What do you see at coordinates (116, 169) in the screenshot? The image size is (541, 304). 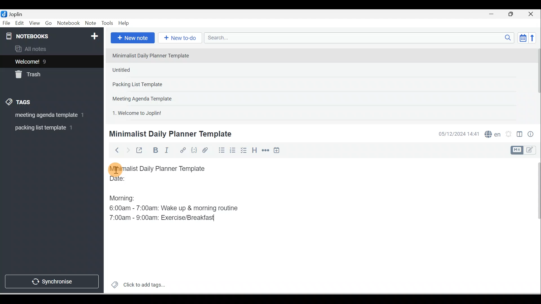 I see `Cursor` at bounding box center [116, 169].